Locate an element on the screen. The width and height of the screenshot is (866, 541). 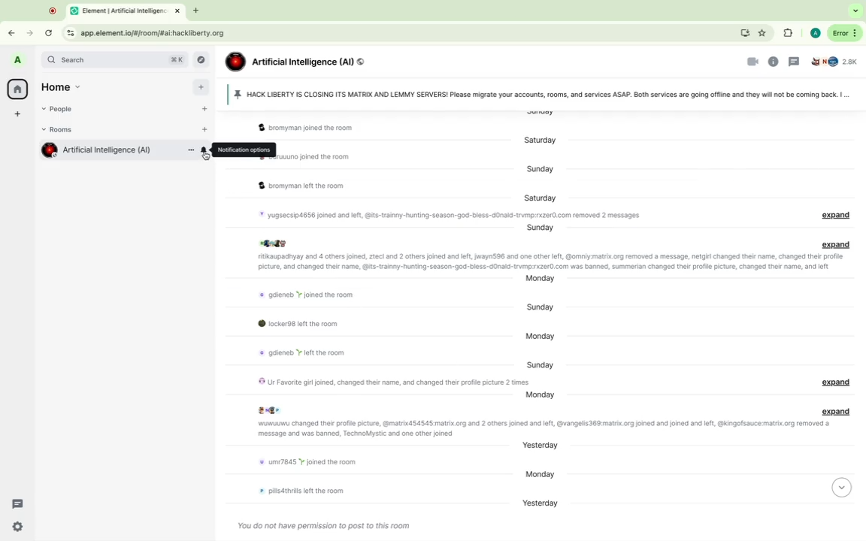
Notification option is located at coordinates (204, 150).